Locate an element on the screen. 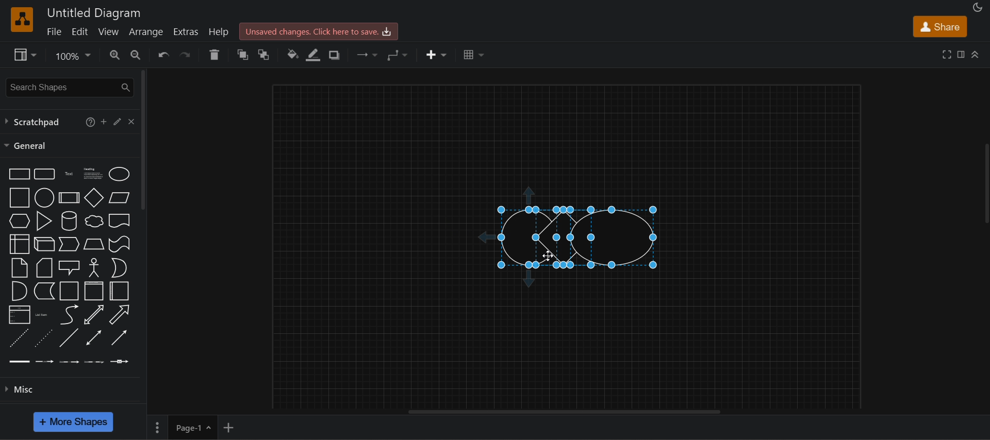  page options is located at coordinates (157, 428).